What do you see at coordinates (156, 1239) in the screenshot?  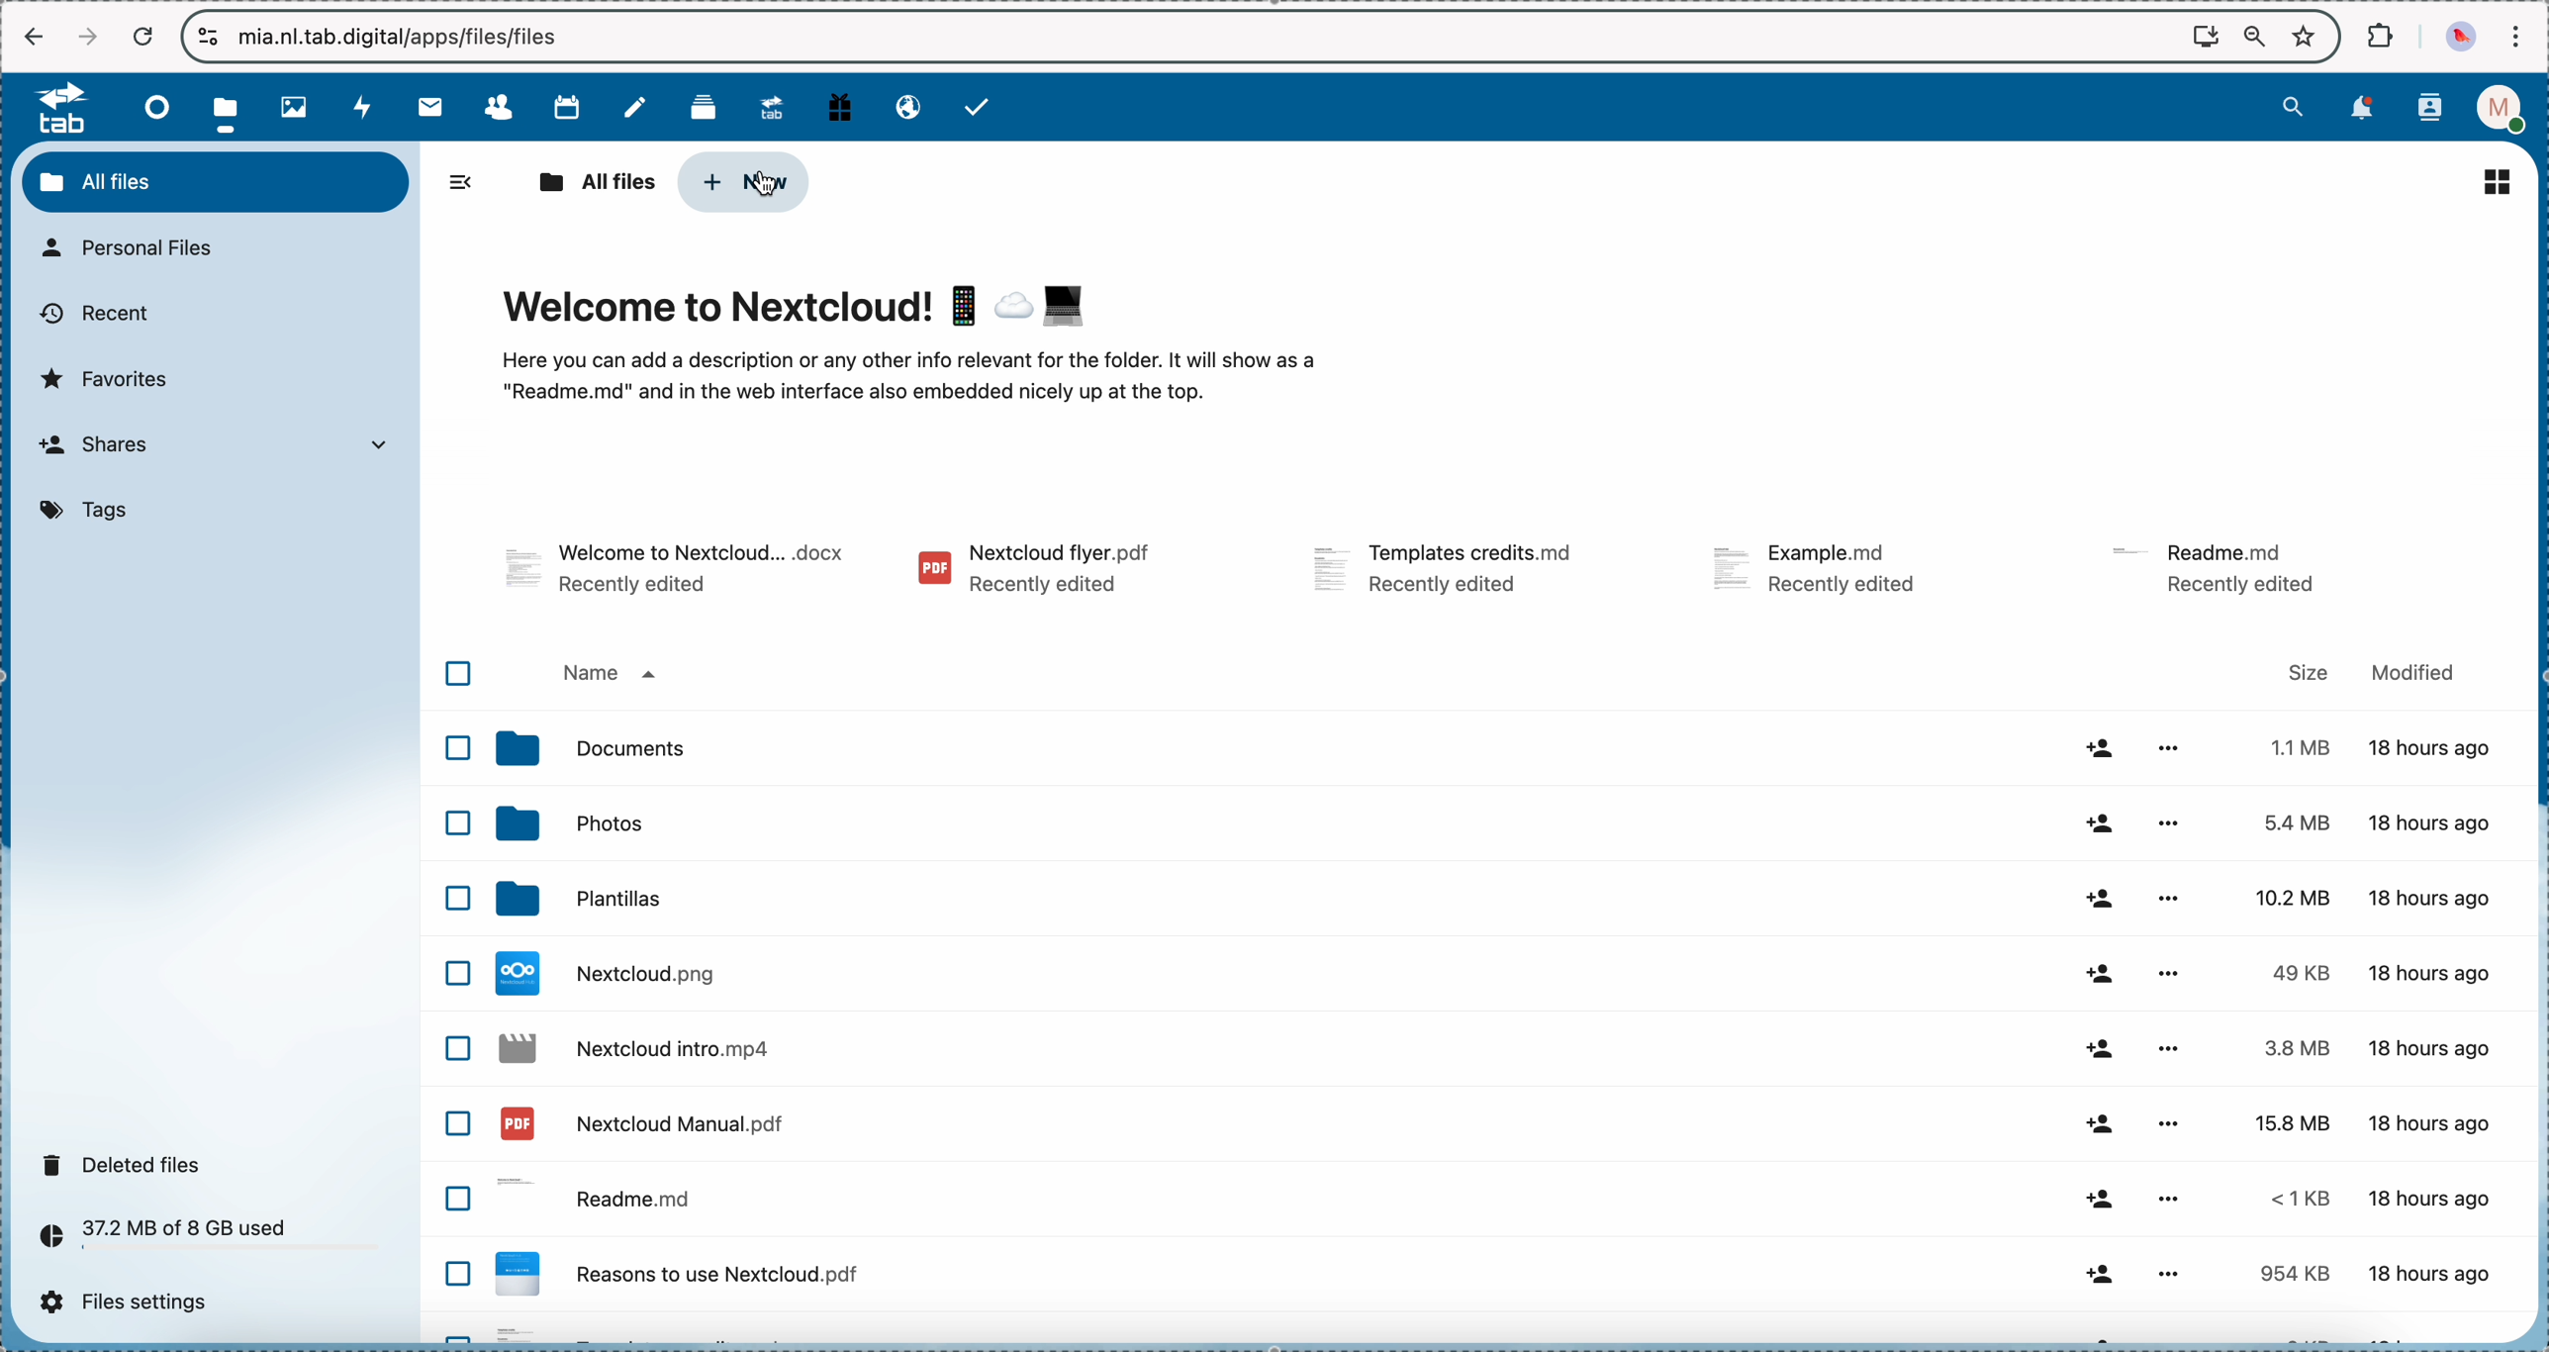 I see `37.2 MB of 8 GB` at bounding box center [156, 1239].